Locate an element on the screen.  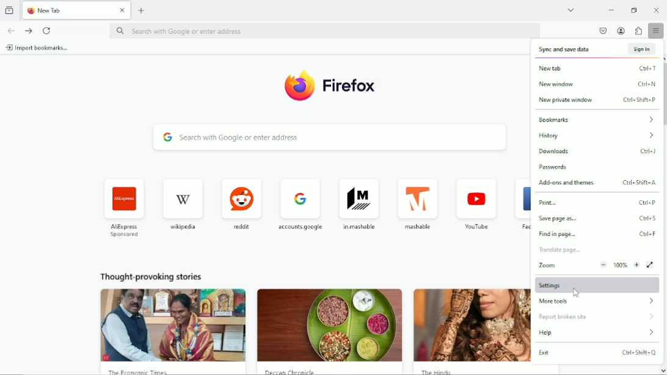
the hindu image is located at coordinates (472, 325).